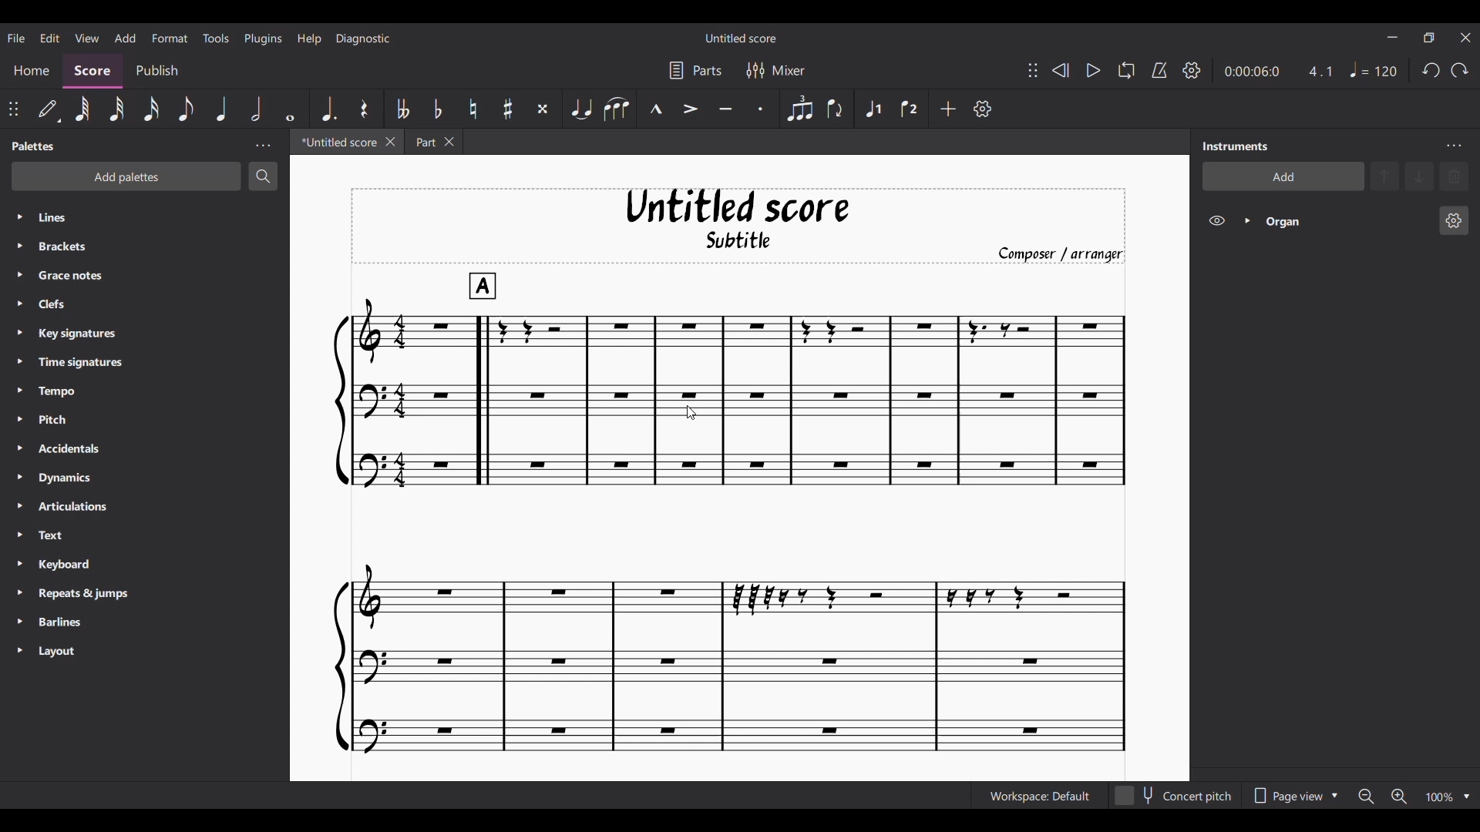 The height and width of the screenshot is (832, 1480). I want to click on Slur, so click(617, 109).